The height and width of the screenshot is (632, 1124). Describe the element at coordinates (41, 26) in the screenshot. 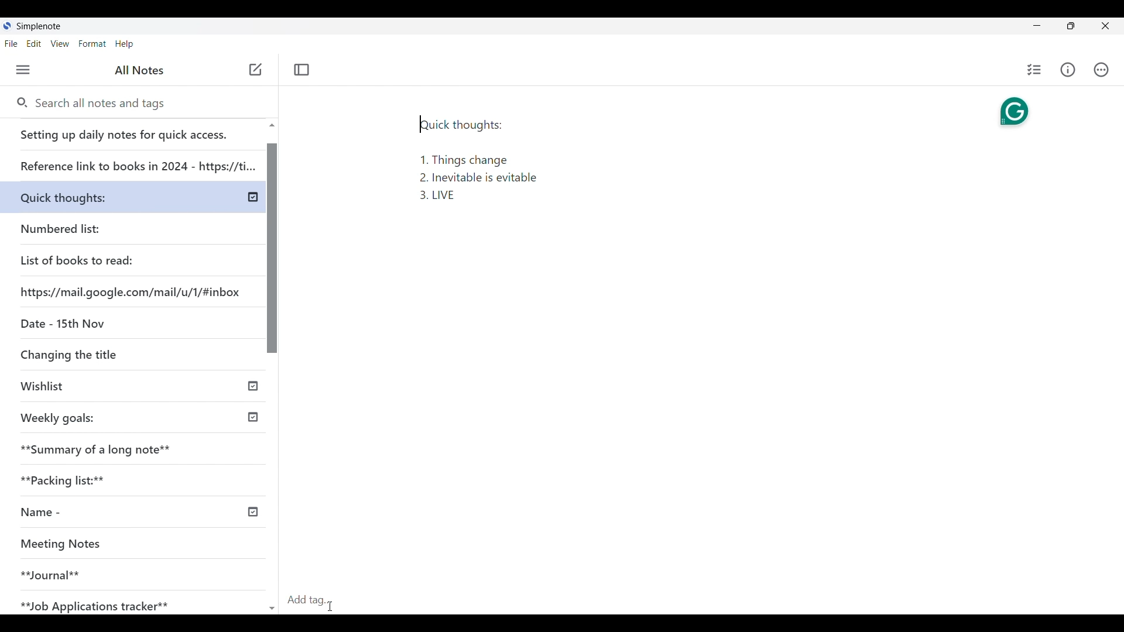

I see `Software note` at that location.